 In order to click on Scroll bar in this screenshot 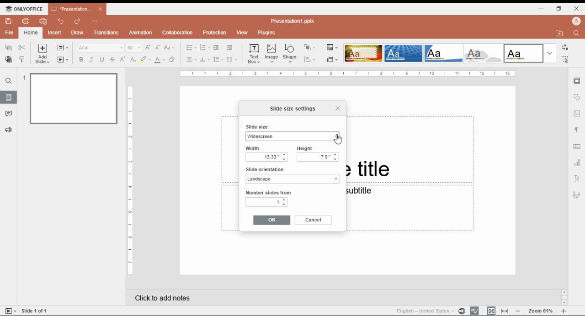, I will do `click(564, 297)`.